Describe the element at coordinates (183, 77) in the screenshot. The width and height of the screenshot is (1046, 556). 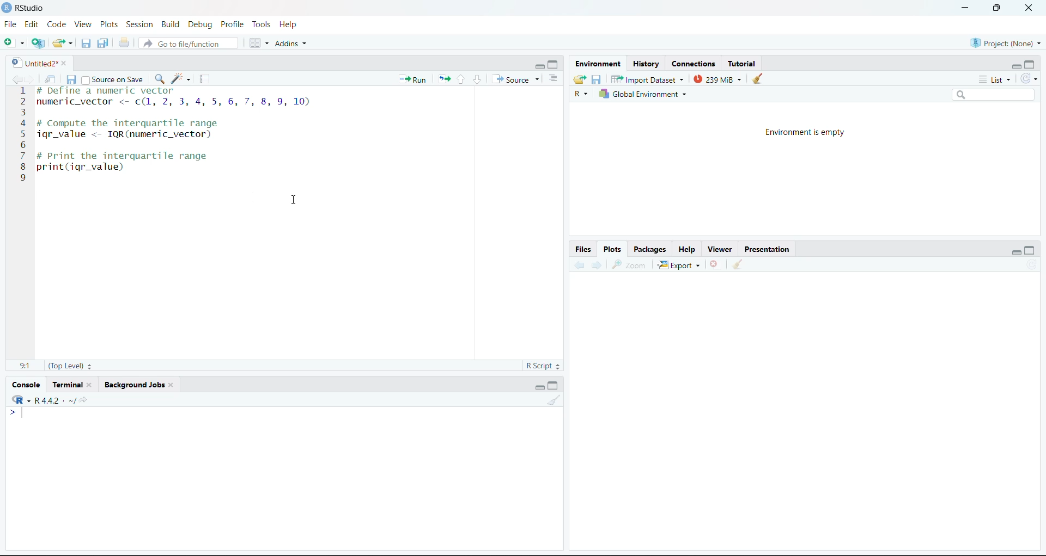
I see `Code Tools` at that location.